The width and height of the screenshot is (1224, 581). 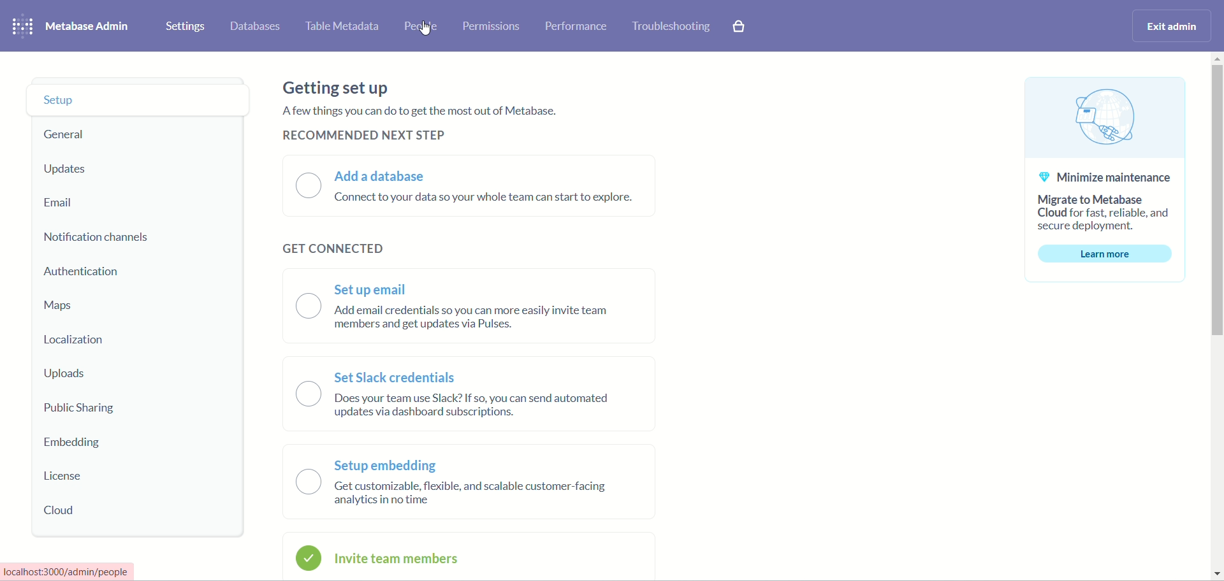 I want to click on settings, so click(x=186, y=27).